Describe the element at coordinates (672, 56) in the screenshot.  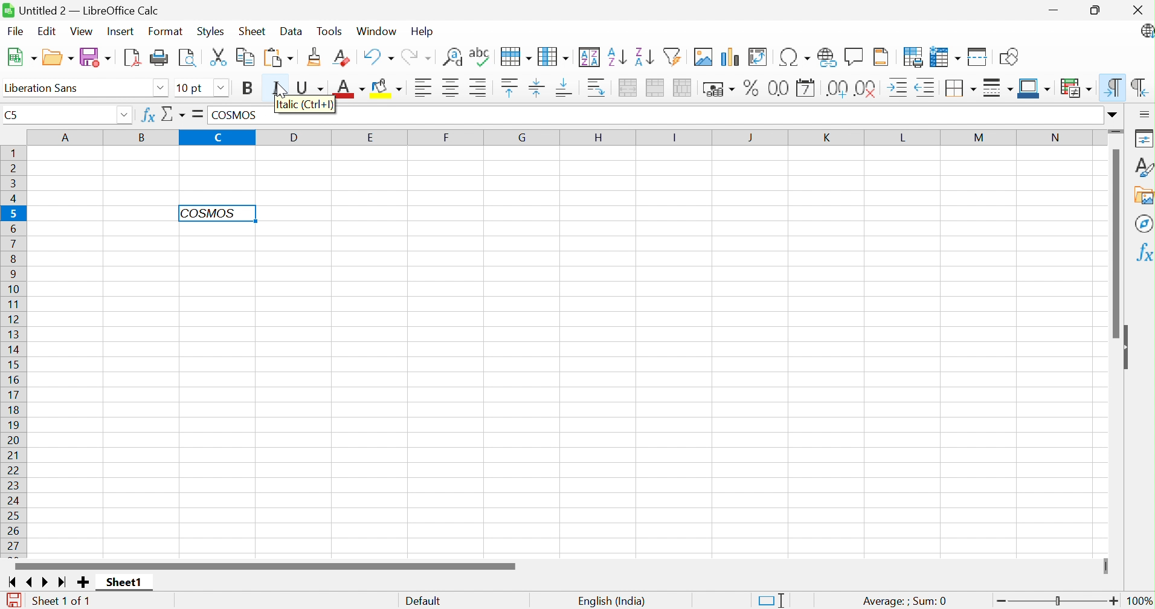
I see `Auto filter` at that location.